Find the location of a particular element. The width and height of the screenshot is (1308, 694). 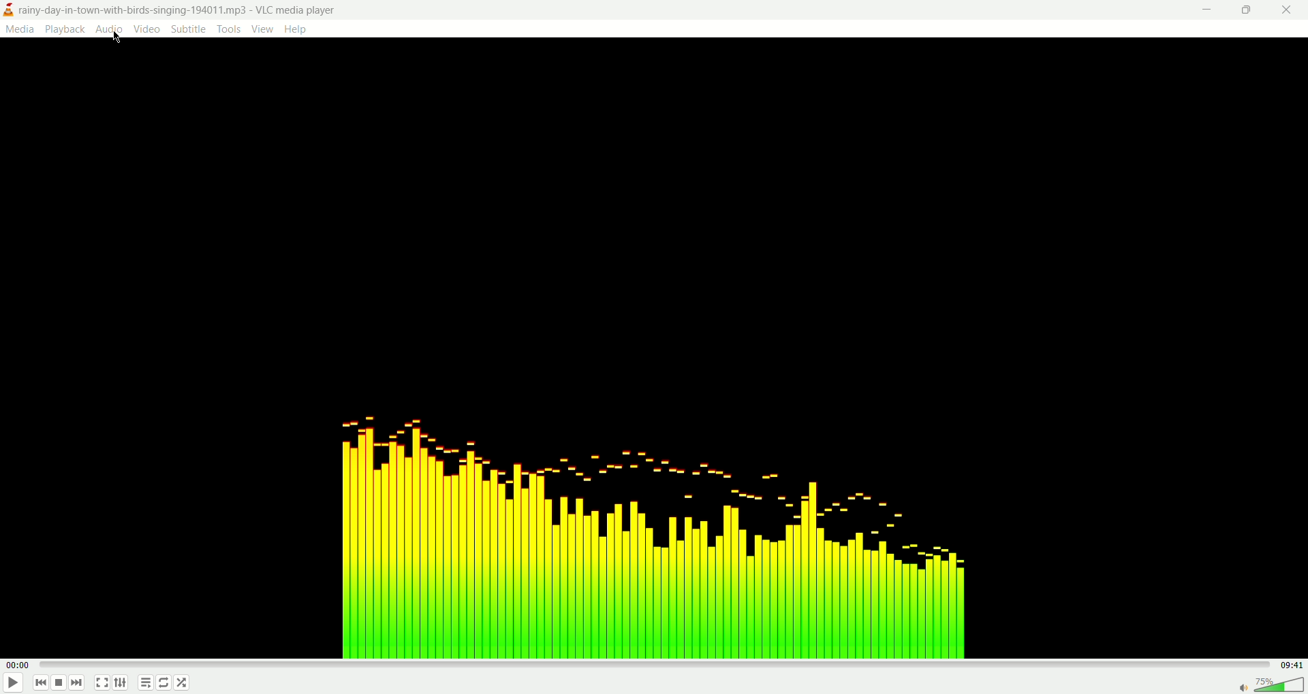

logo is located at coordinates (8, 9).